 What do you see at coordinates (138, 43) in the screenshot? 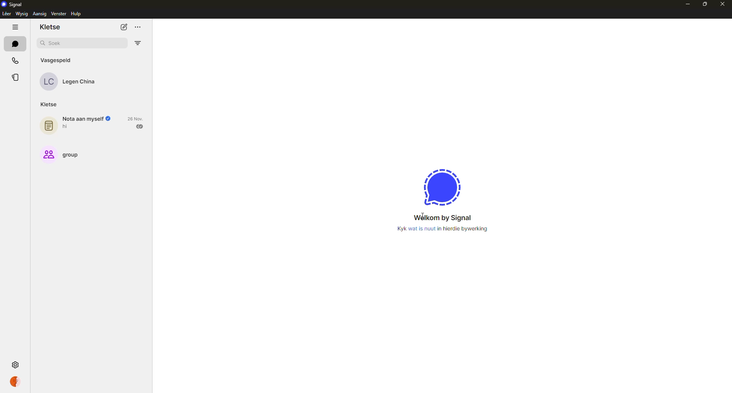
I see `filter` at bounding box center [138, 43].